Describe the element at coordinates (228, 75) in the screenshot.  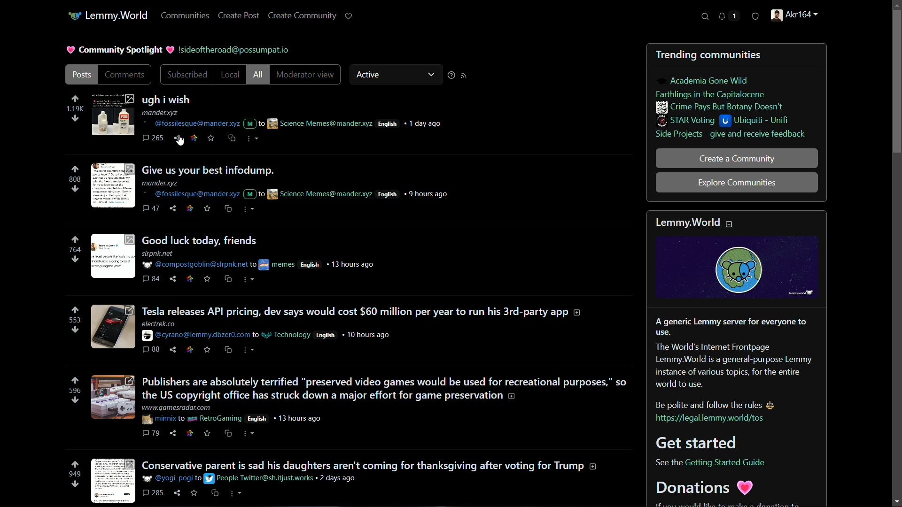
I see `local` at that location.